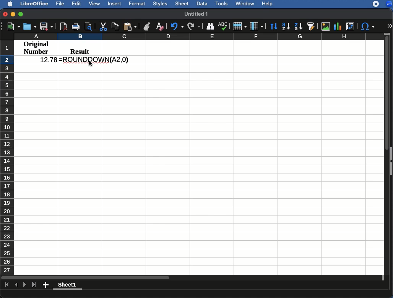  What do you see at coordinates (194, 27) in the screenshot?
I see `Redo` at bounding box center [194, 27].